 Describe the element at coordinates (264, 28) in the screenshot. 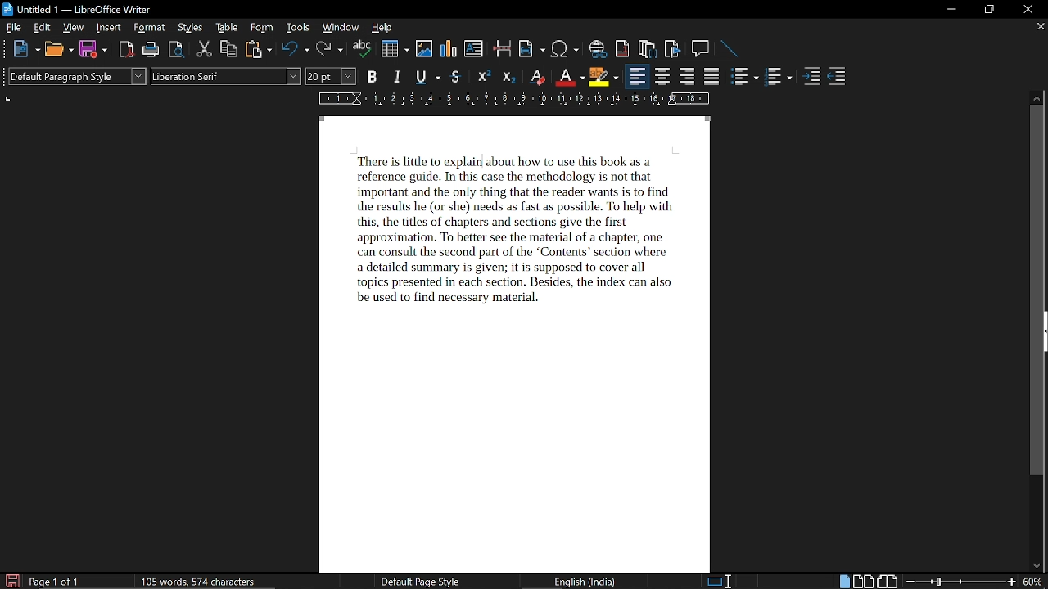

I see `form` at that location.